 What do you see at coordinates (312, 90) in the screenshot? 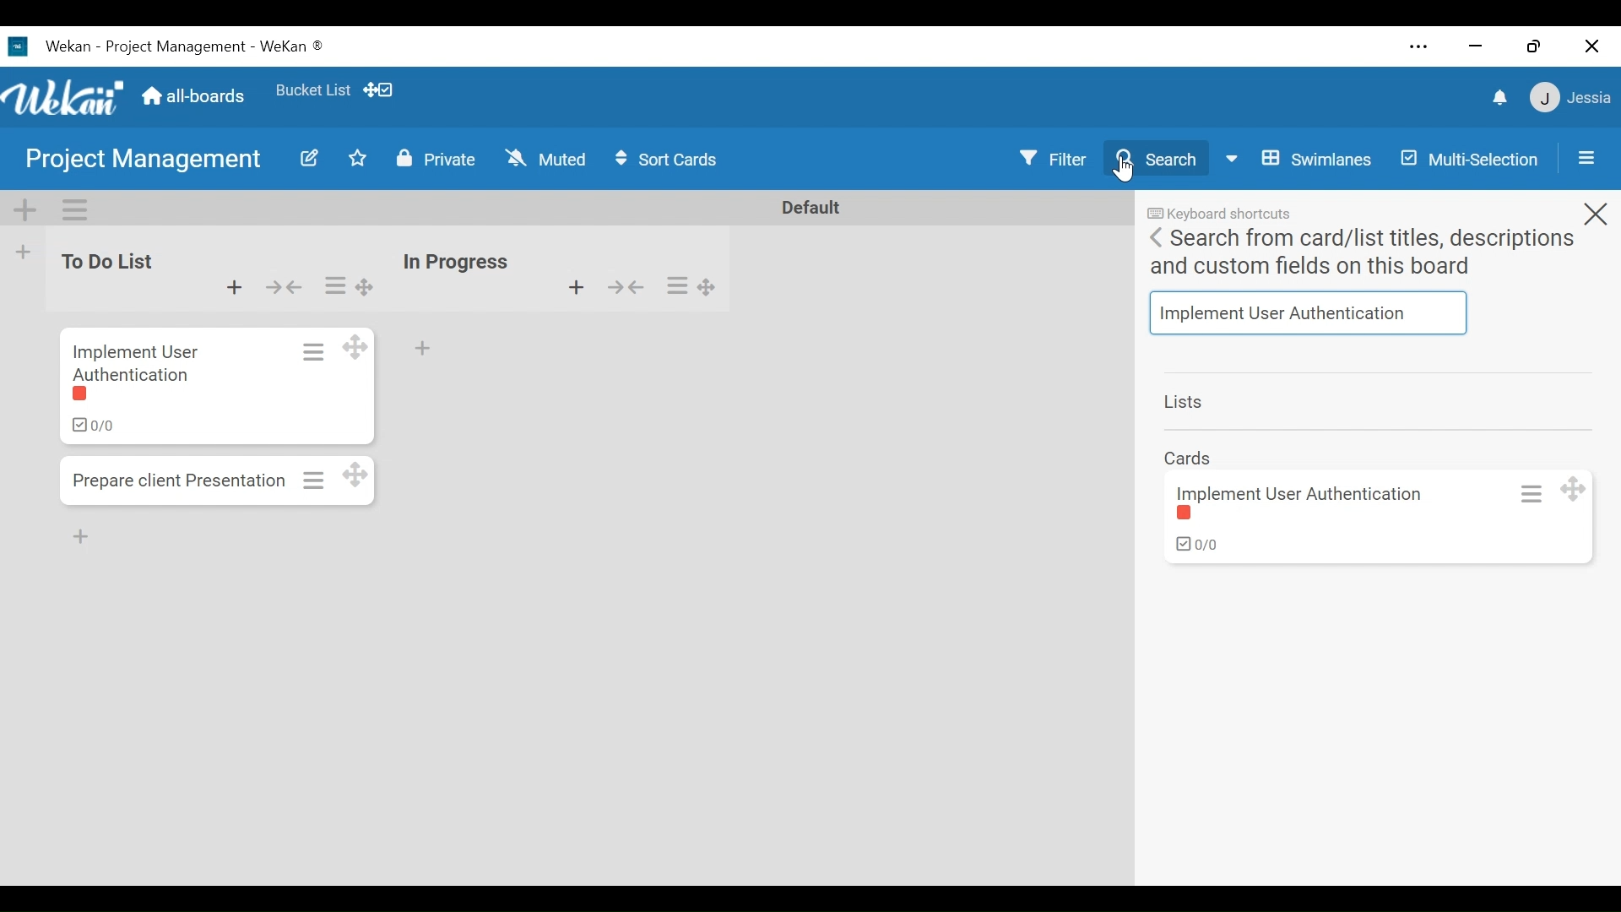
I see `Favorites` at bounding box center [312, 90].